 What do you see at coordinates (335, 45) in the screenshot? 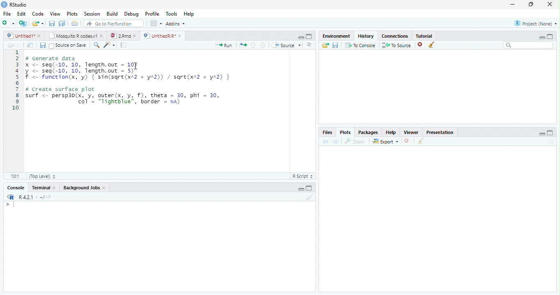
I see `Save history into a file` at bounding box center [335, 45].